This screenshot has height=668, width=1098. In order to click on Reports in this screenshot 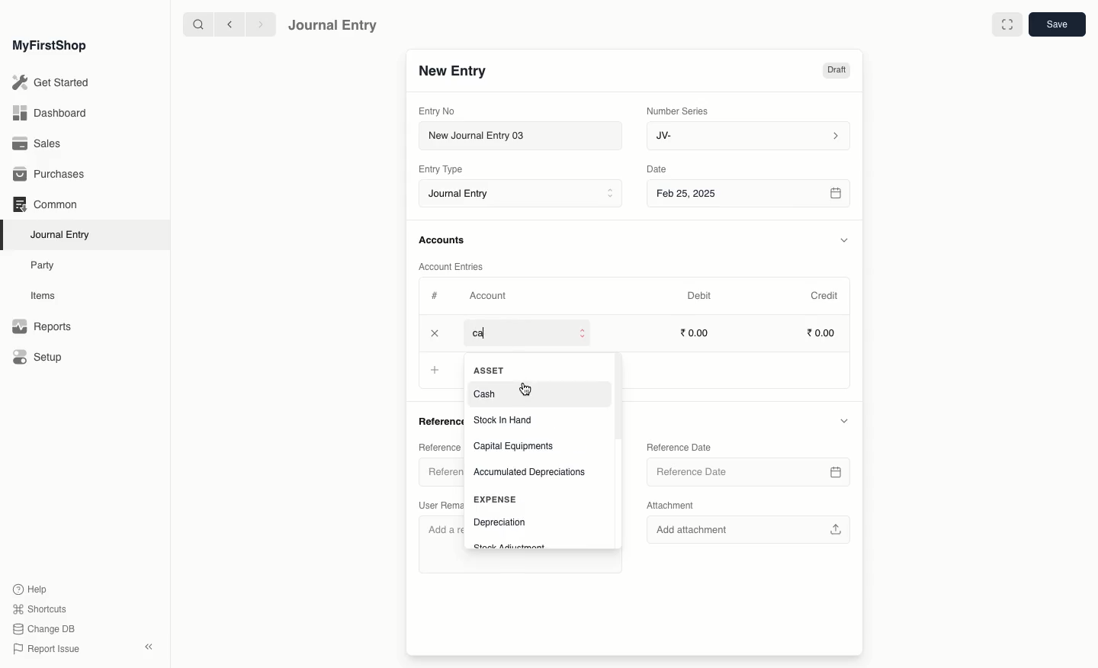, I will do `click(41, 327)`.